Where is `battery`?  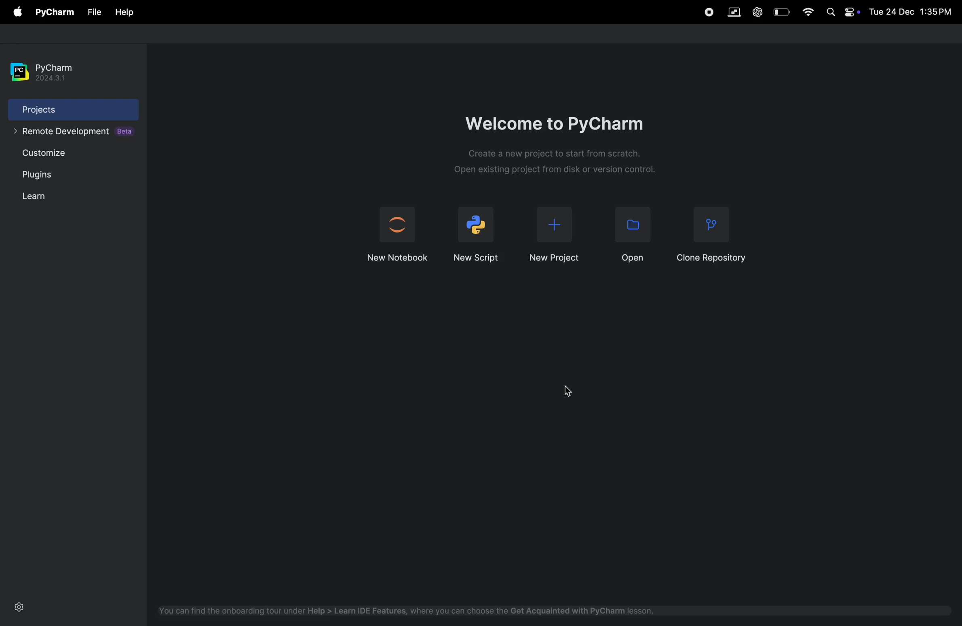
battery is located at coordinates (783, 12).